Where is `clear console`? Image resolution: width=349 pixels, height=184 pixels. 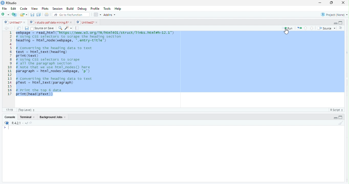 clear console is located at coordinates (343, 122).